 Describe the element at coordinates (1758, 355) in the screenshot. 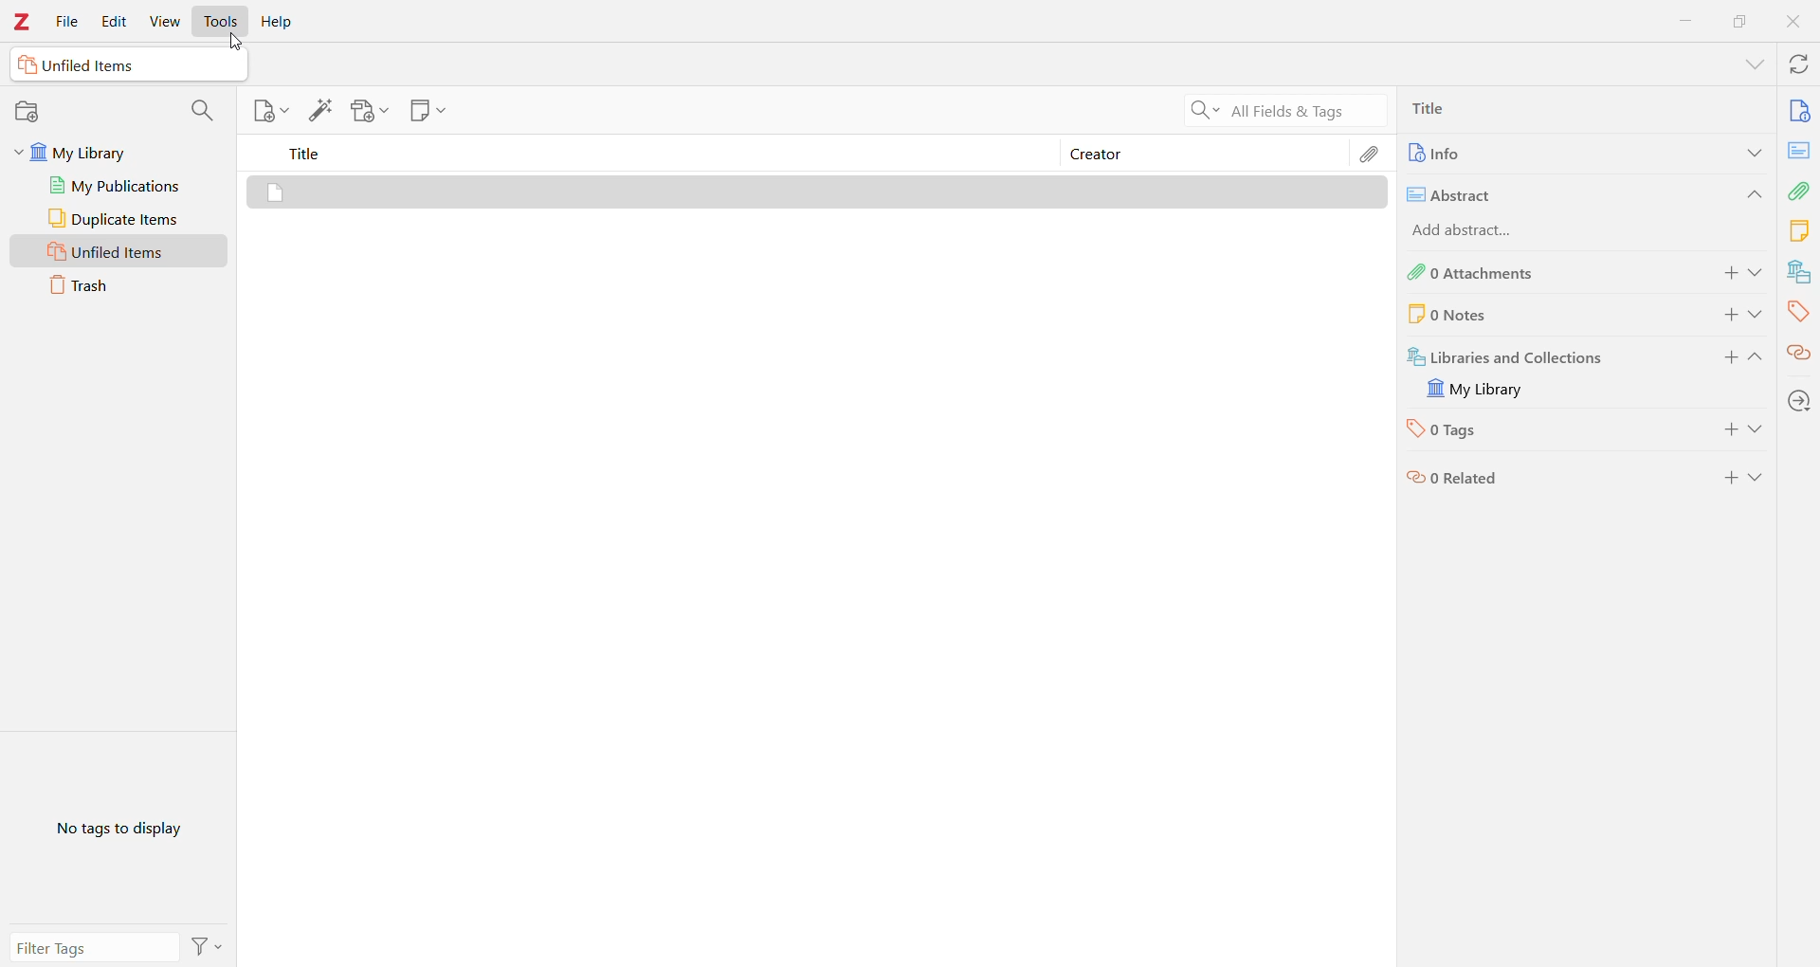

I see `Collapse Section` at that location.